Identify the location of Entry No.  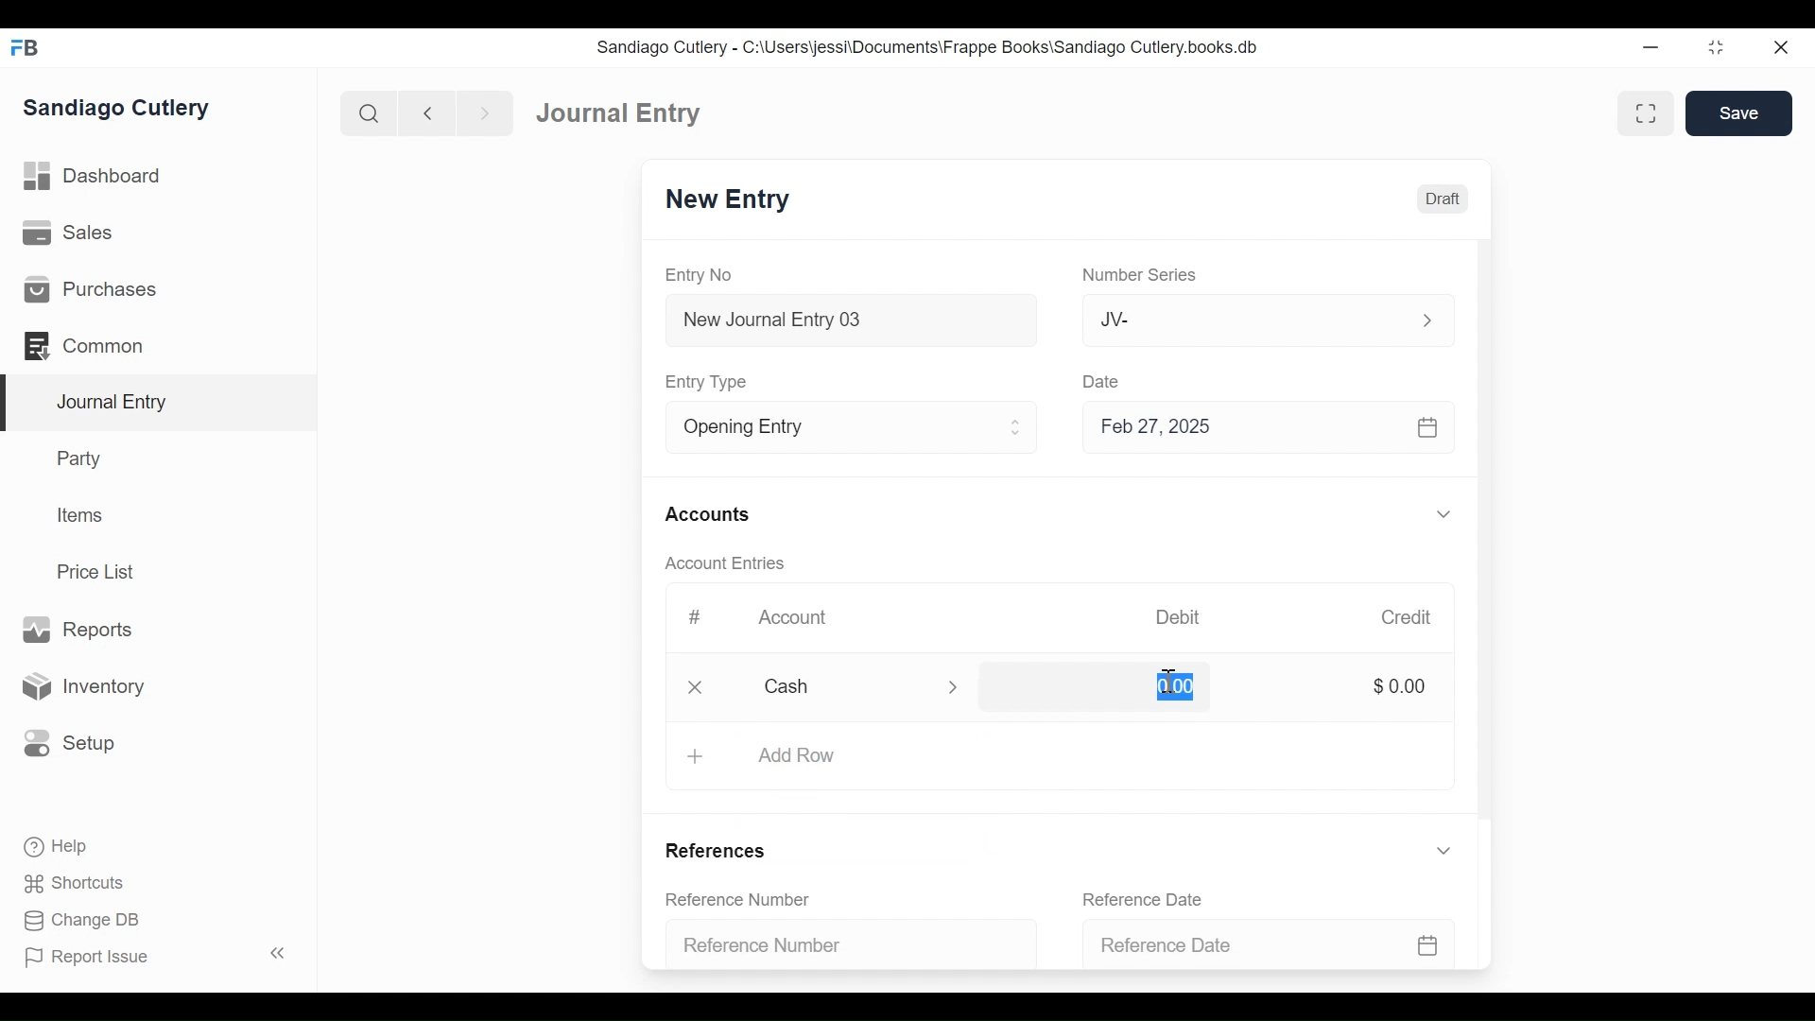
(698, 275).